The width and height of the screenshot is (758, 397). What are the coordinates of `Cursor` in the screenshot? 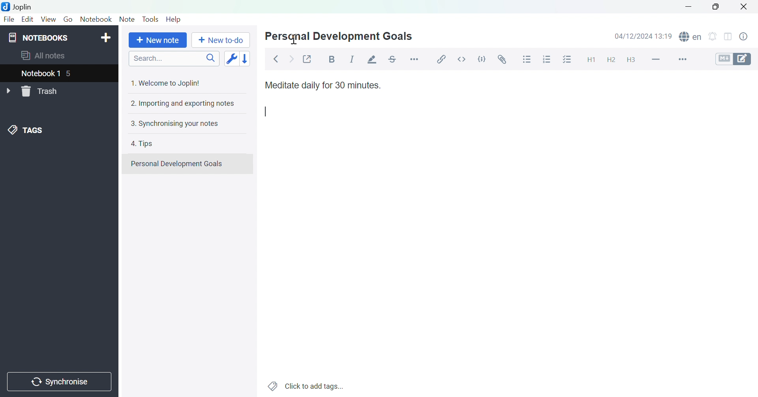 It's located at (293, 39).